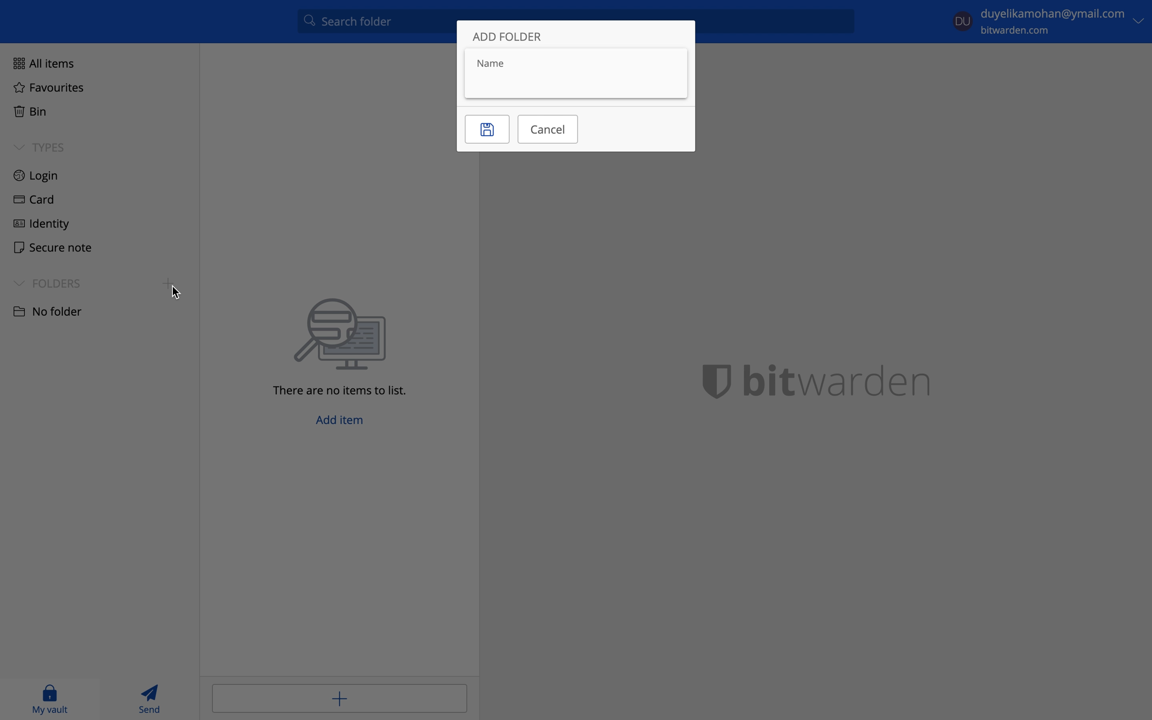 The height and width of the screenshot is (720, 1152). What do you see at coordinates (548, 128) in the screenshot?
I see `cancel` at bounding box center [548, 128].